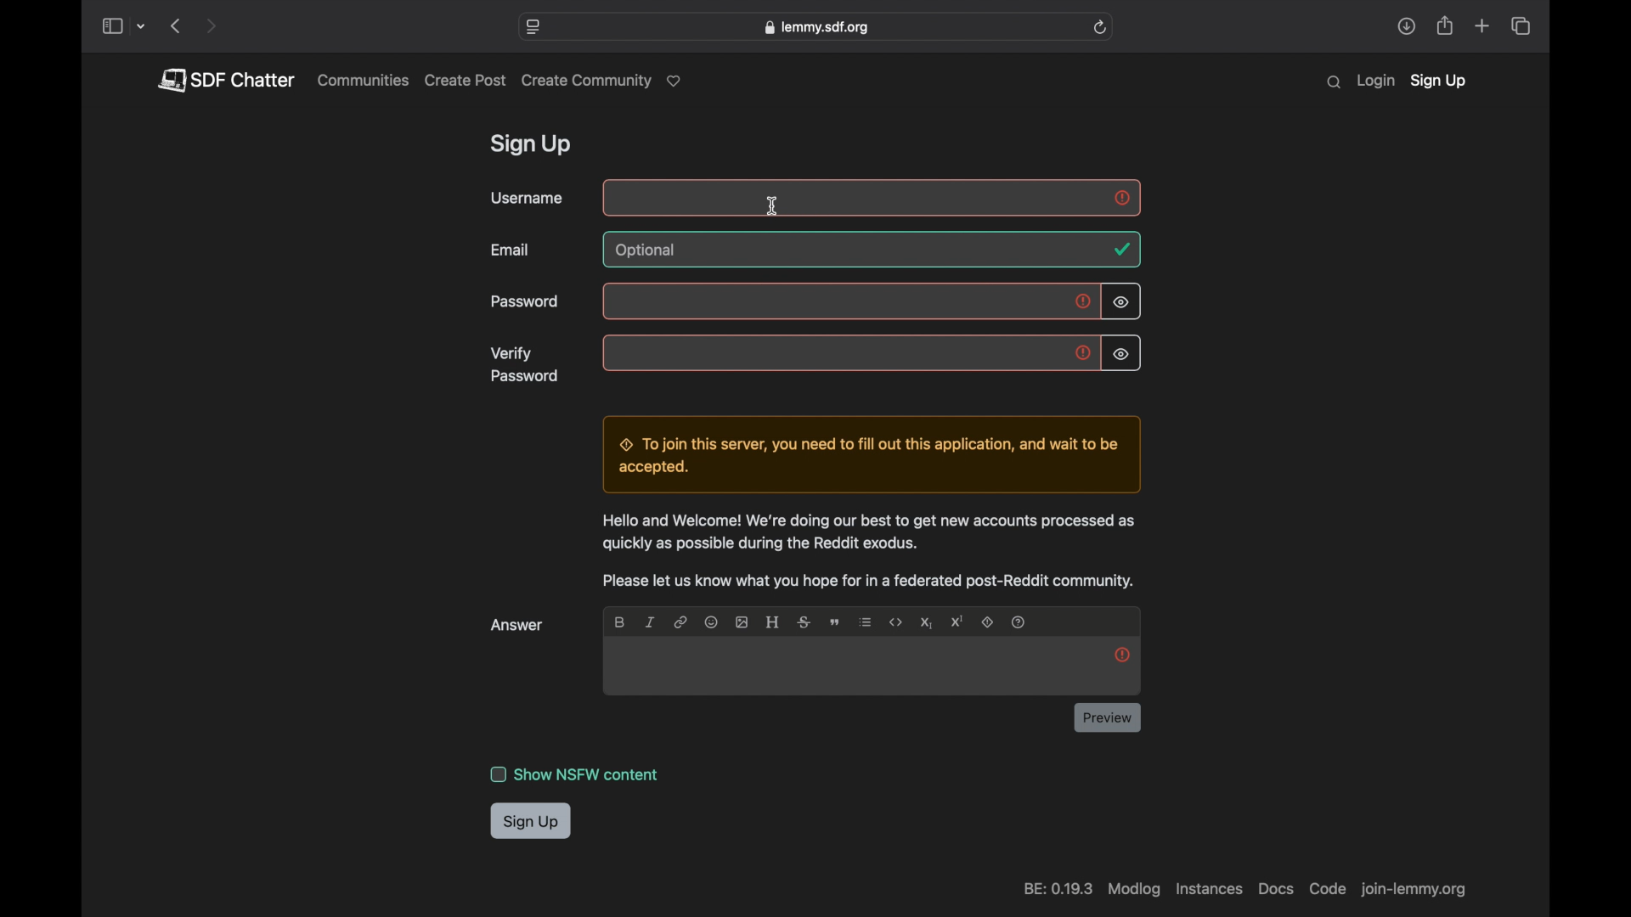 The height and width of the screenshot is (917, 1631). Describe the element at coordinates (710, 622) in the screenshot. I see `emoji` at that location.